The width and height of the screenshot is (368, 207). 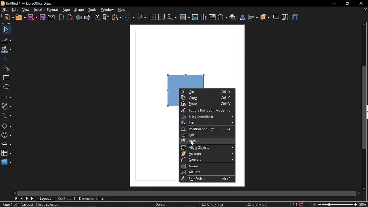 I want to click on select, so click(x=6, y=30).